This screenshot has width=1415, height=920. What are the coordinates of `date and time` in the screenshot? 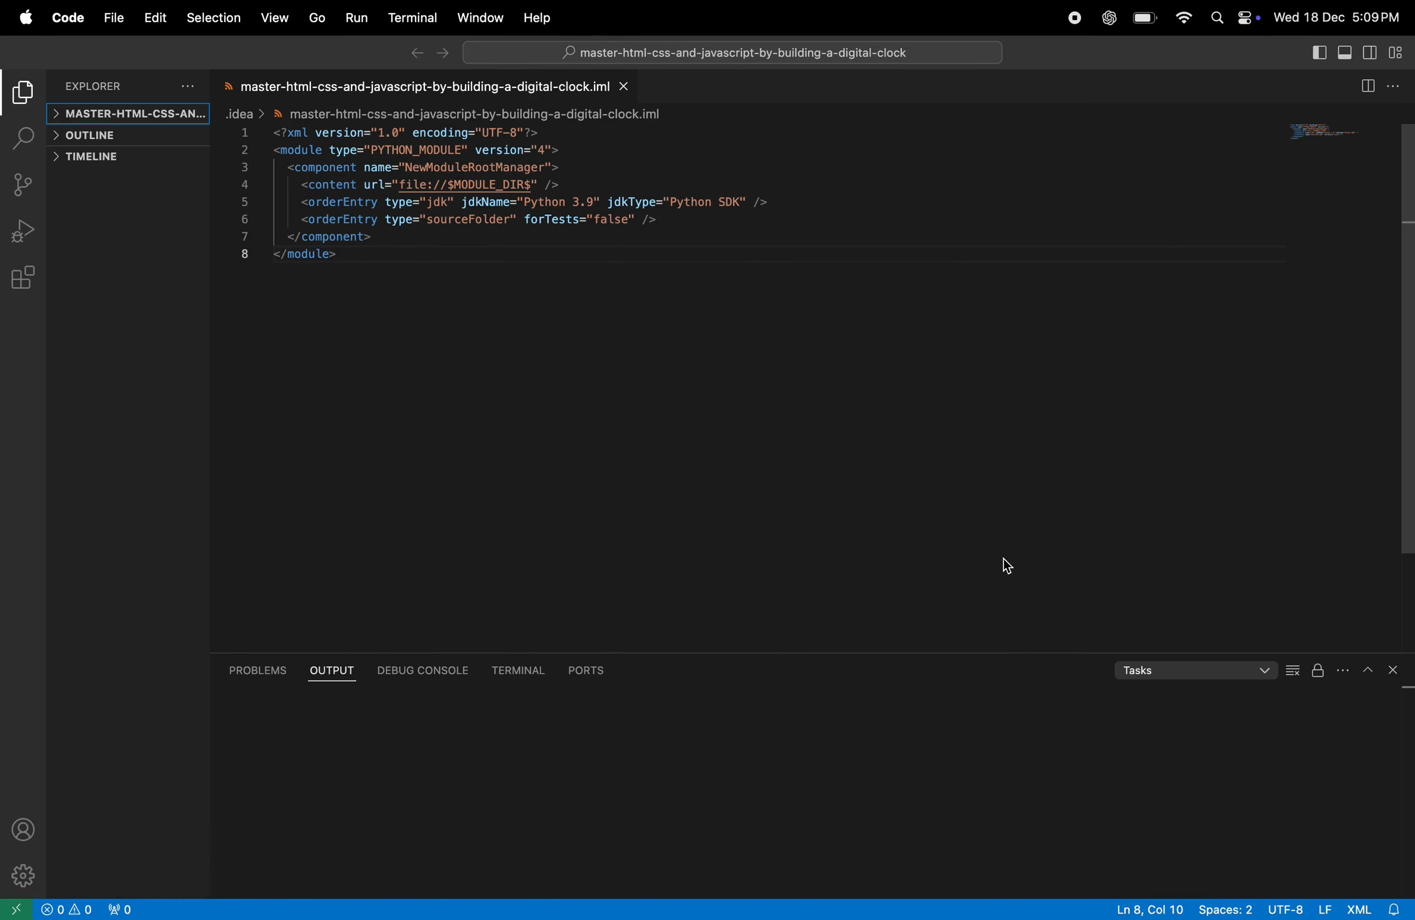 It's located at (1338, 19).